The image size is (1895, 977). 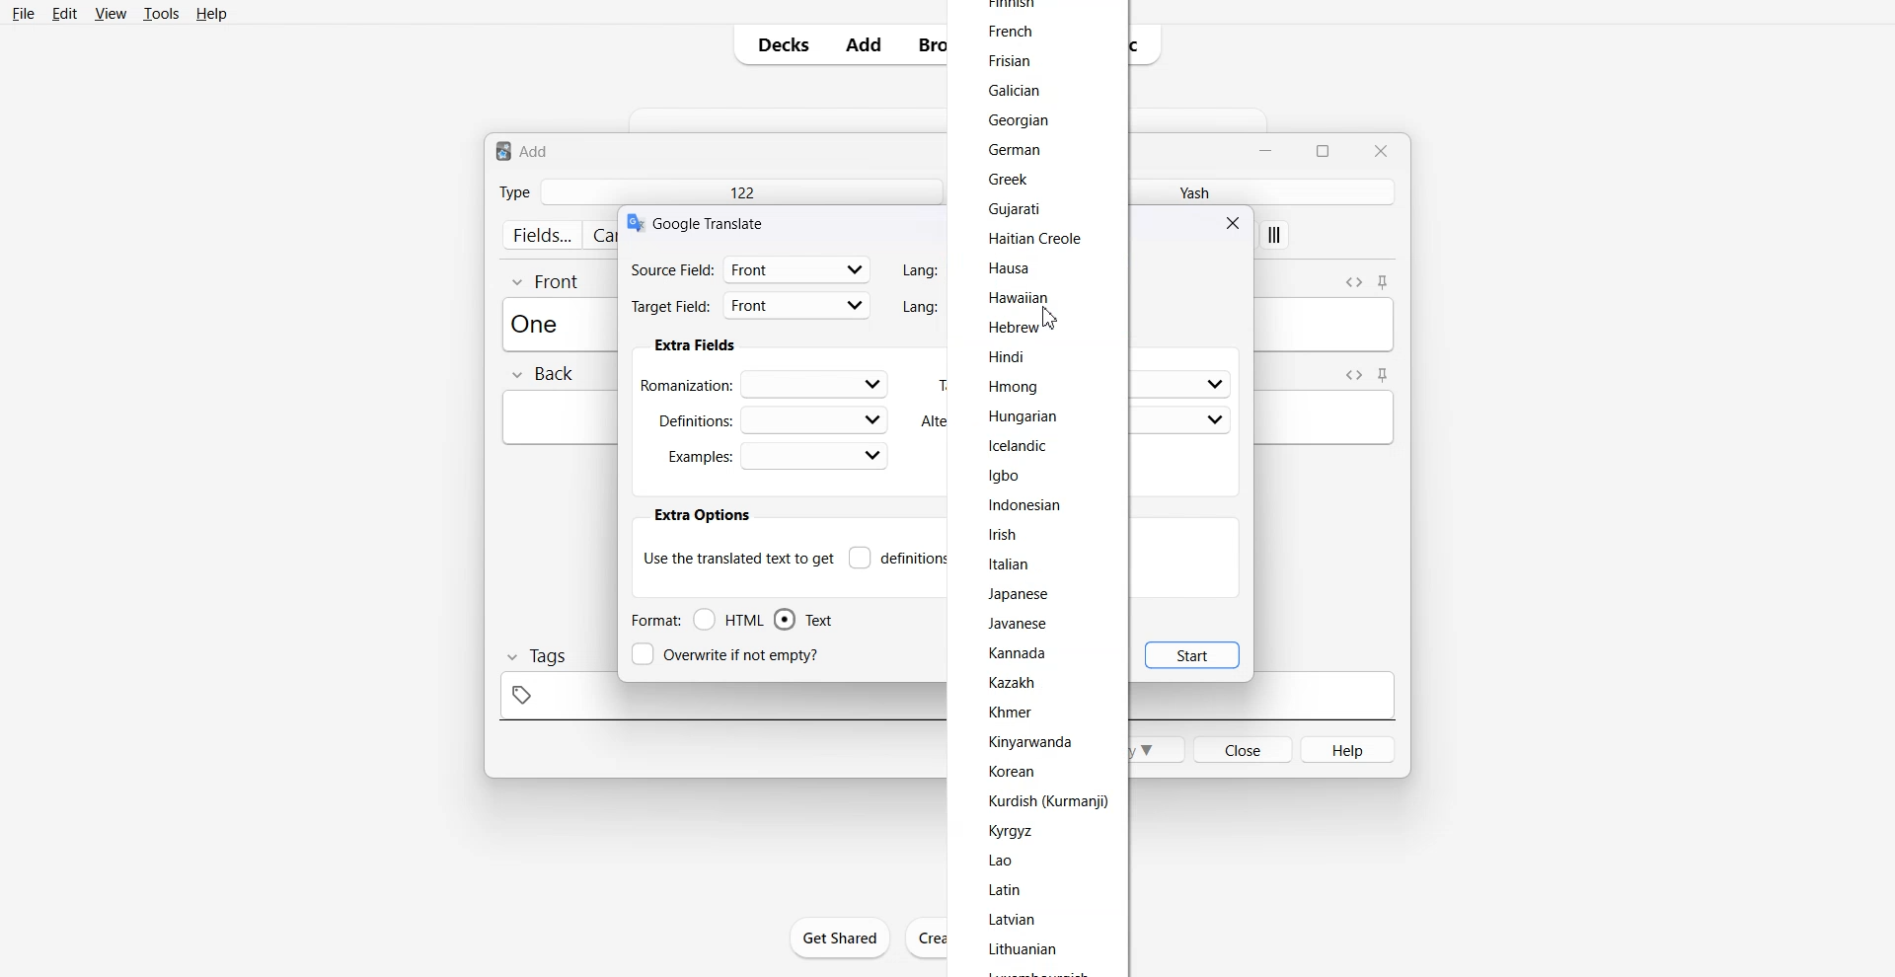 I want to click on Front, so click(x=547, y=280).